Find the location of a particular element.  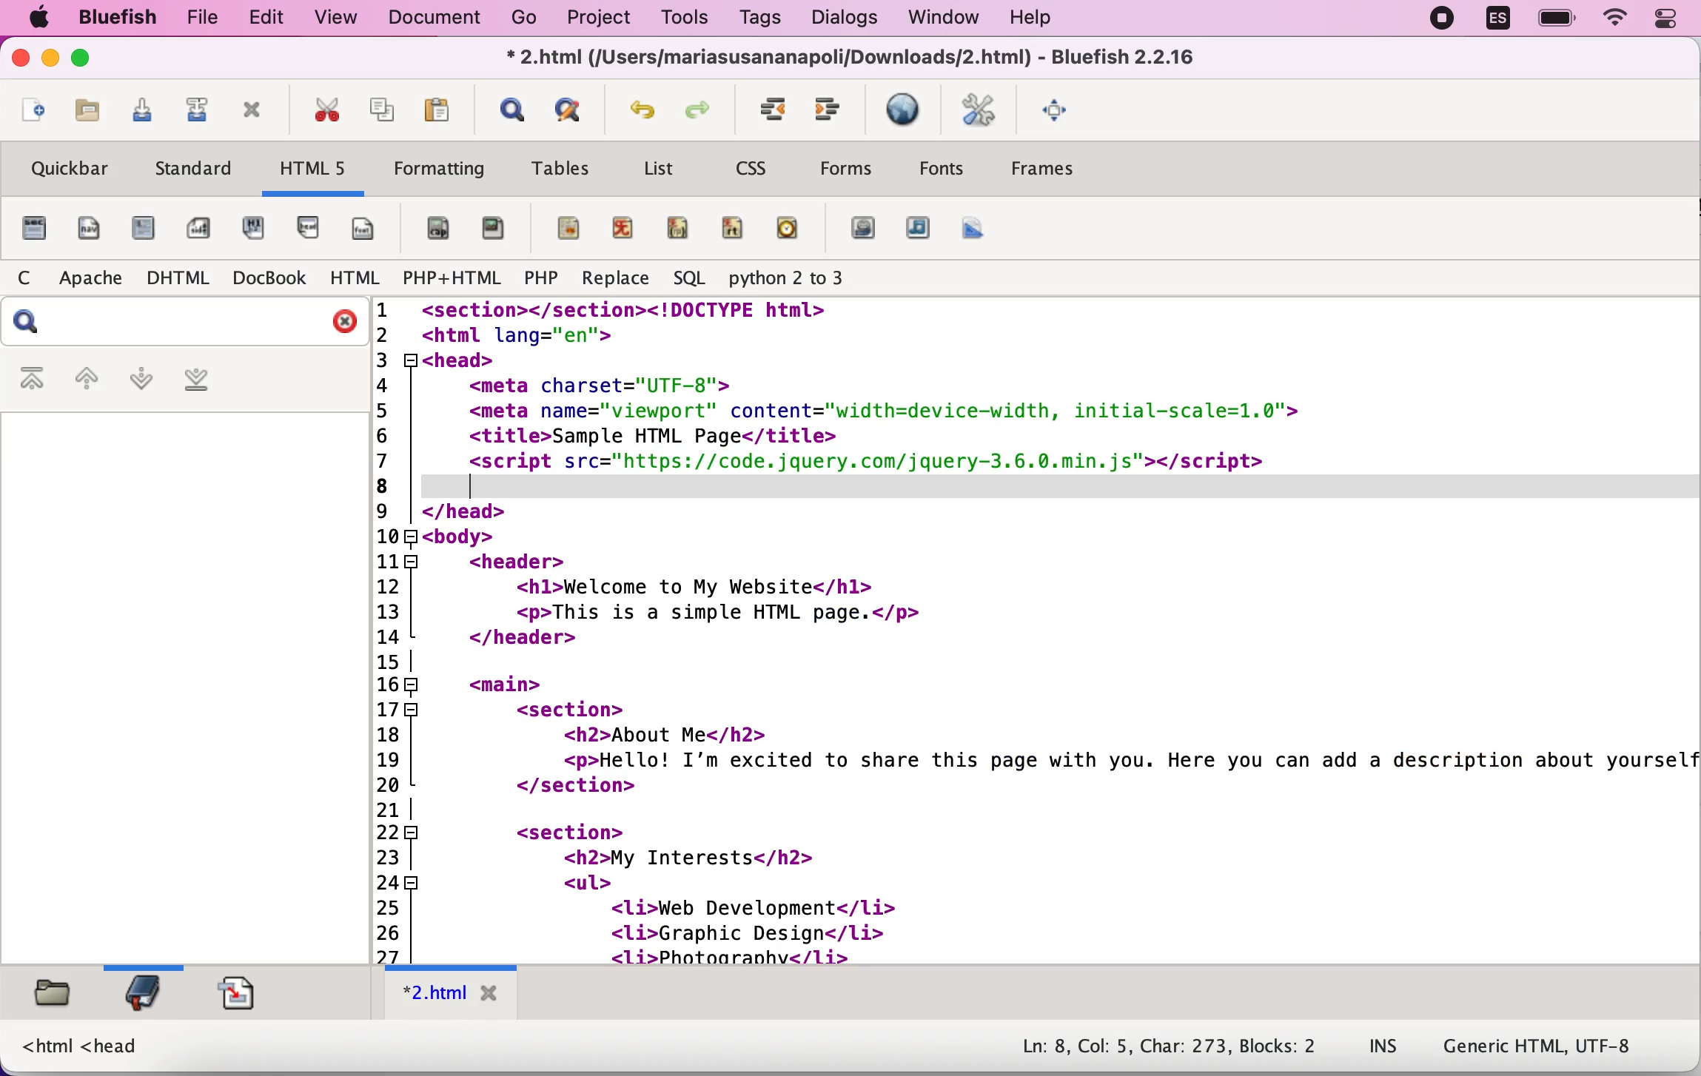

Generic HTML, UTF-8 is located at coordinates (1543, 1049).